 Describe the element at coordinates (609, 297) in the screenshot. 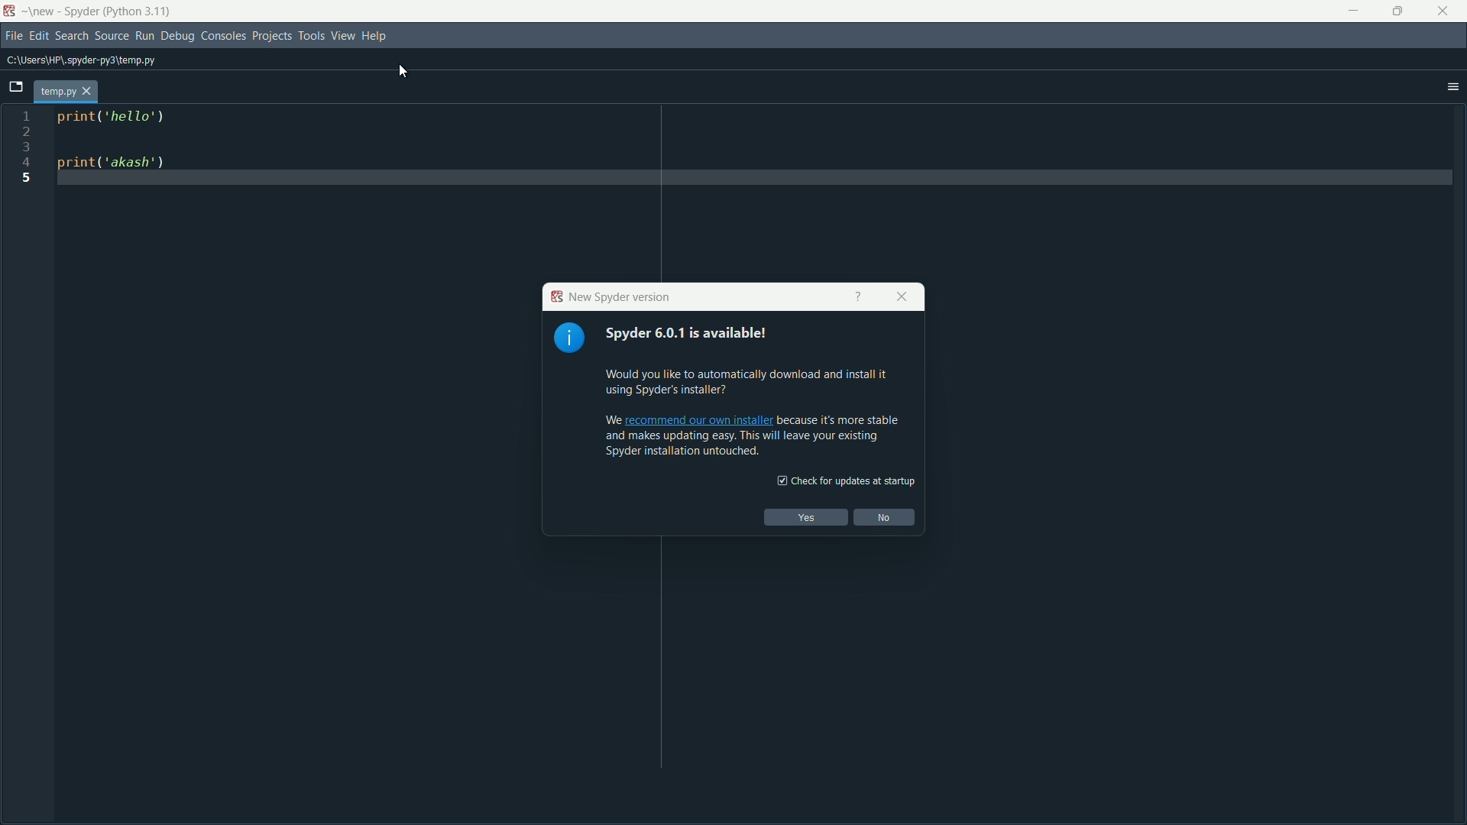

I see `new spyder version` at that location.